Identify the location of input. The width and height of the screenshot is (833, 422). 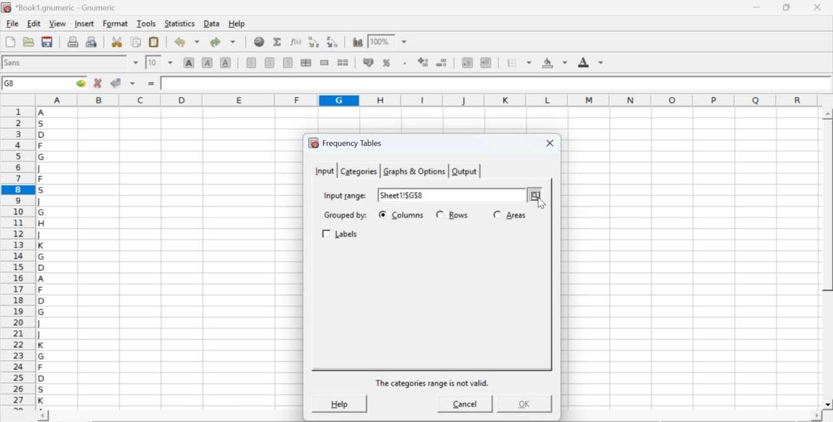
(323, 170).